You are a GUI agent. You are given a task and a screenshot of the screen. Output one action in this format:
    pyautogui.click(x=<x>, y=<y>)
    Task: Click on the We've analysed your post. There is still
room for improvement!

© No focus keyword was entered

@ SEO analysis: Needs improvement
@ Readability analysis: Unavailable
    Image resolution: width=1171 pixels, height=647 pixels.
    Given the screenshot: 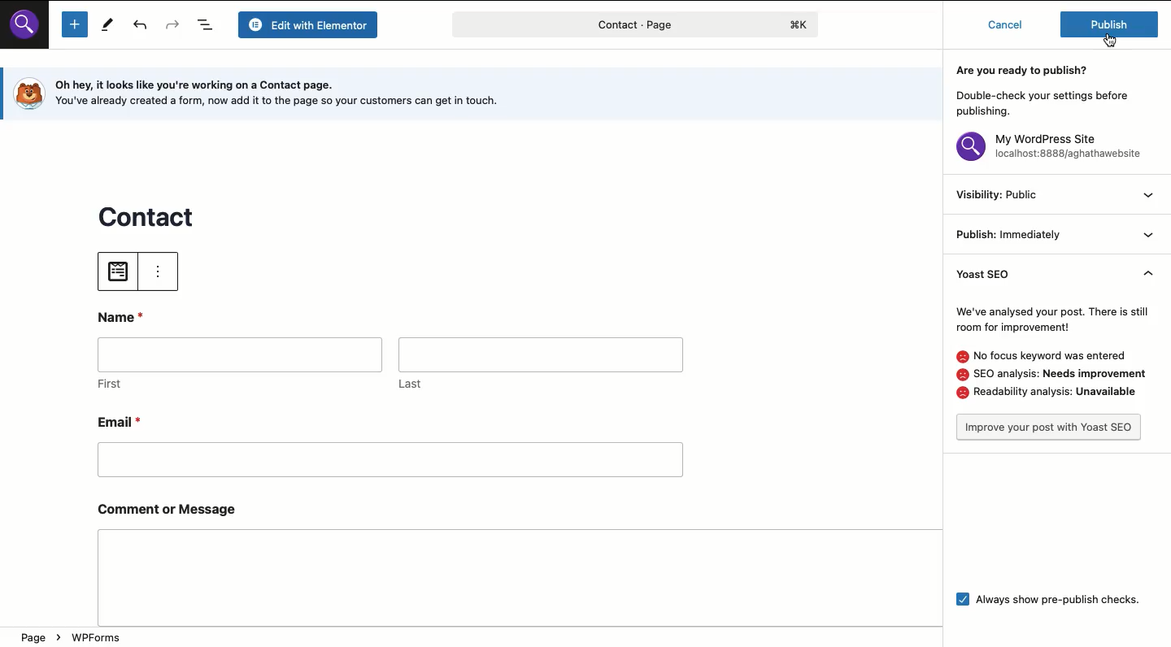 What is the action you would take?
    pyautogui.click(x=1050, y=351)
    